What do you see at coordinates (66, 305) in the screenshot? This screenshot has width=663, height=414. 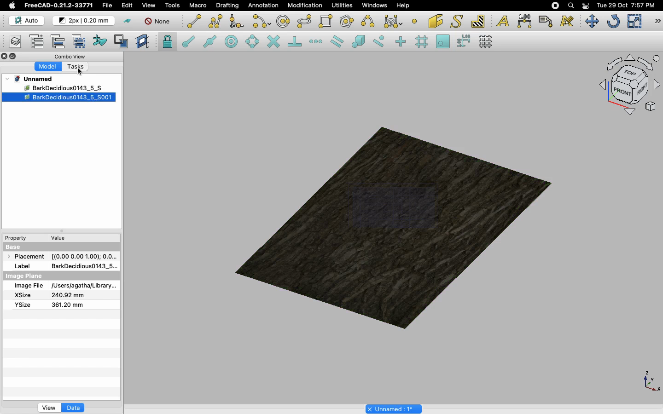 I see `361.20 mm` at bounding box center [66, 305].